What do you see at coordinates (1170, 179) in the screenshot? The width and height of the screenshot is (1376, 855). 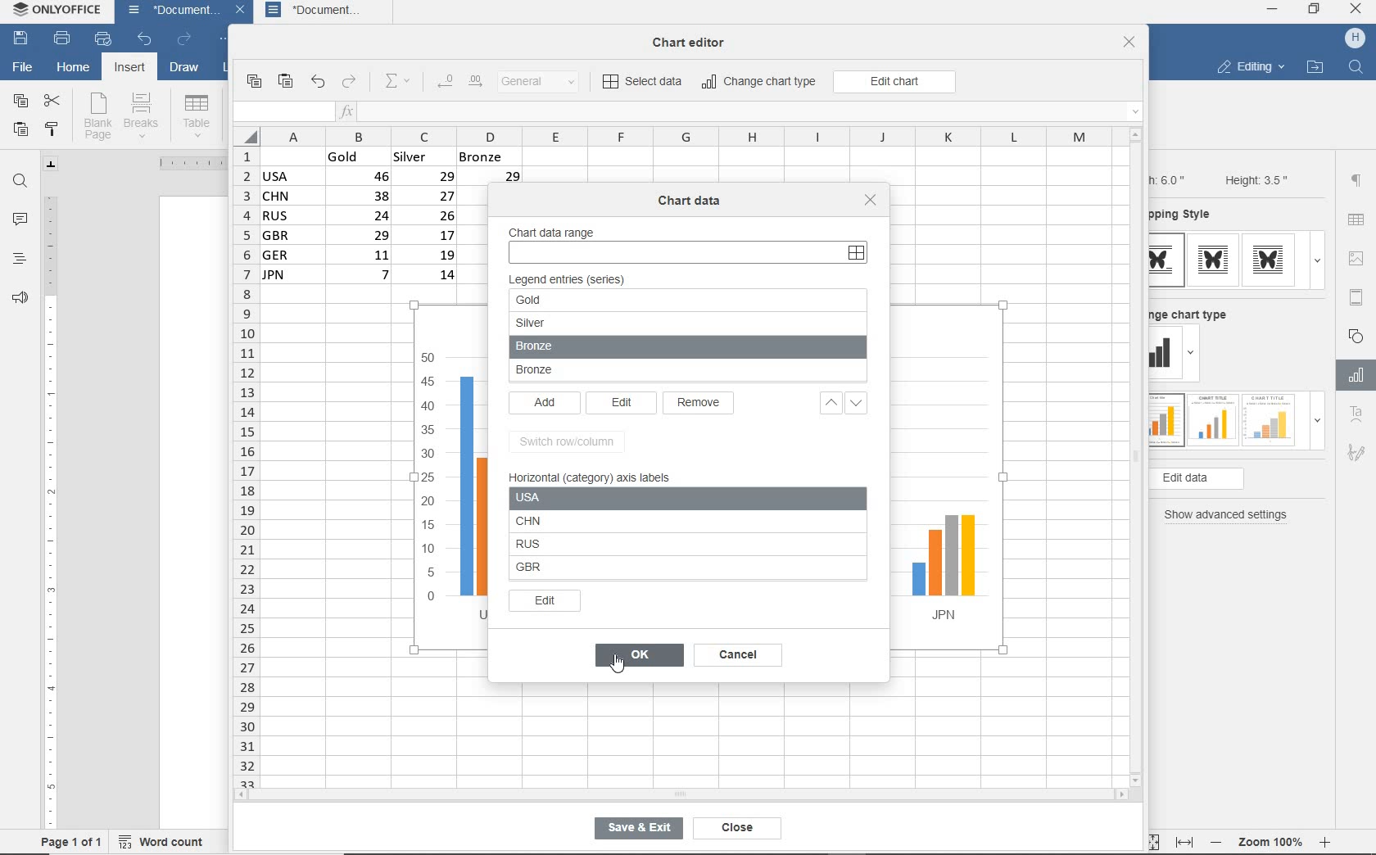 I see `Width: 6.0"` at bounding box center [1170, 179].